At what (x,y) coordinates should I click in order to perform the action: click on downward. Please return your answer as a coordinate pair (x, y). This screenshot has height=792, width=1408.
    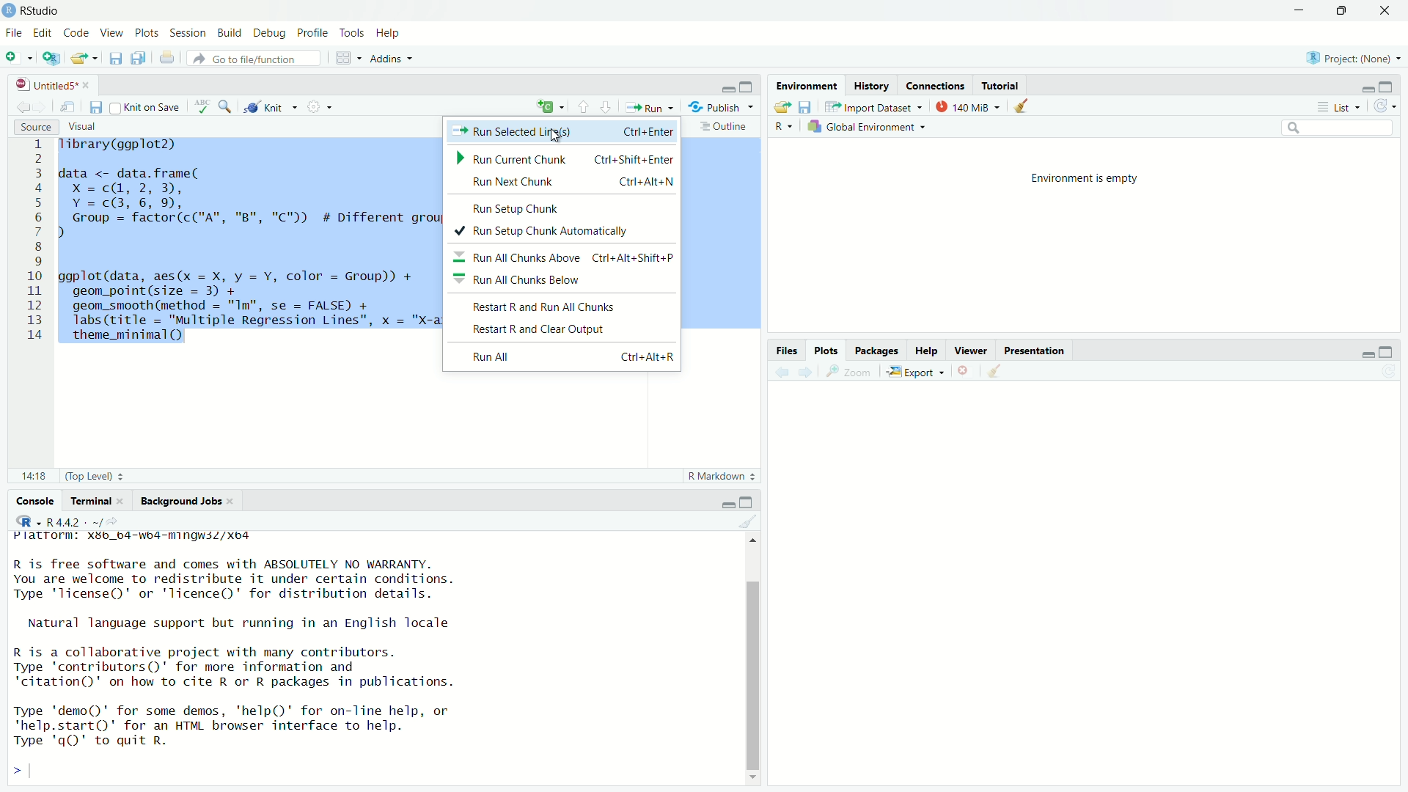
    Looking at the image, I should click on (609, 109).